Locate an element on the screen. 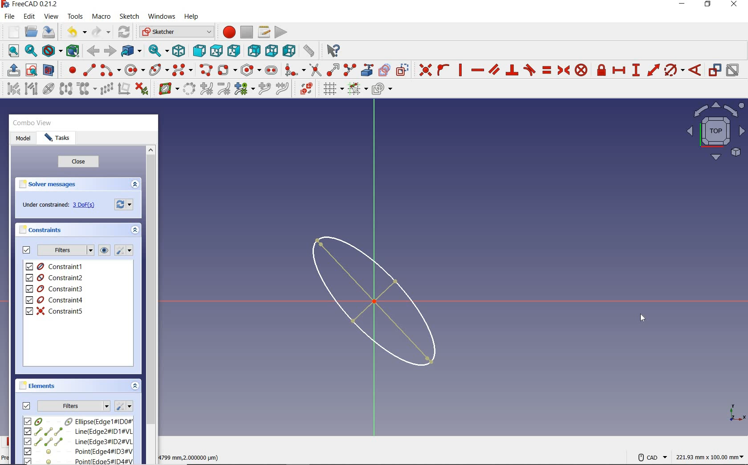 The image size is (748, 465). constrain ar/circle is located at coordinates (675, 69).